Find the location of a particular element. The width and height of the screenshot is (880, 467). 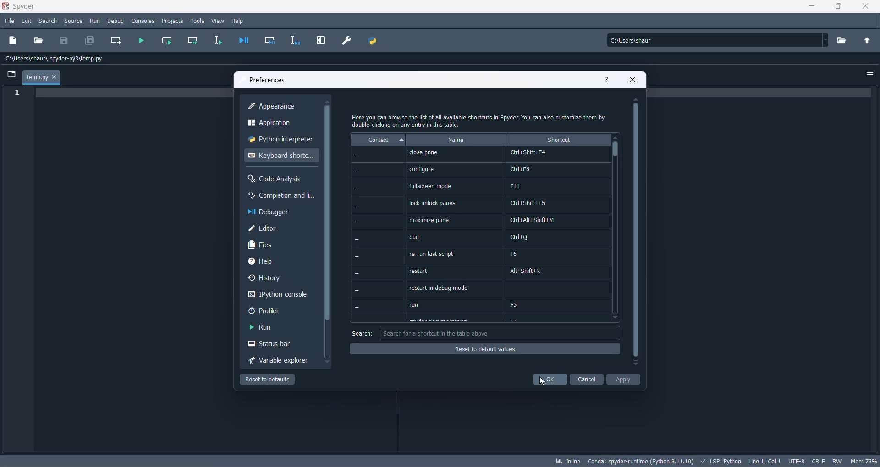

text is located at coordinates (478, 122).